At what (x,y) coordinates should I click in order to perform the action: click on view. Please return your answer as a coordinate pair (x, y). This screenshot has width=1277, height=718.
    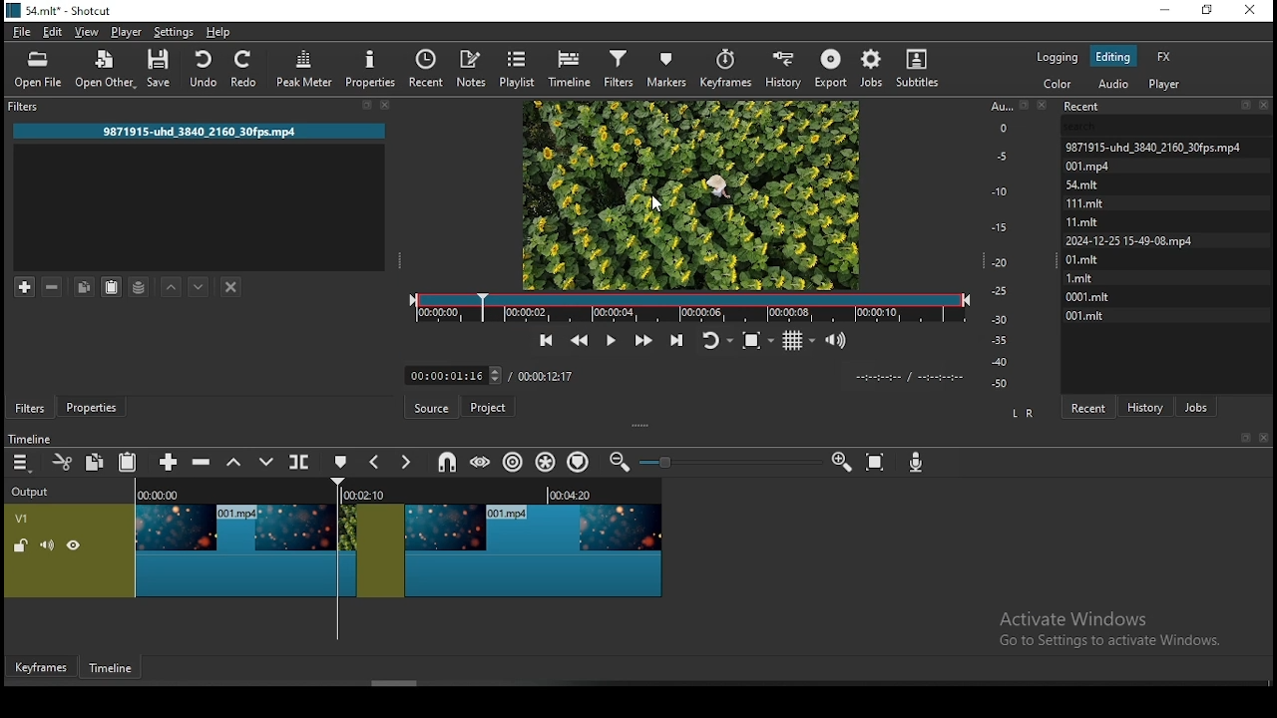
    Looking at the image, I should click on (87, 33).